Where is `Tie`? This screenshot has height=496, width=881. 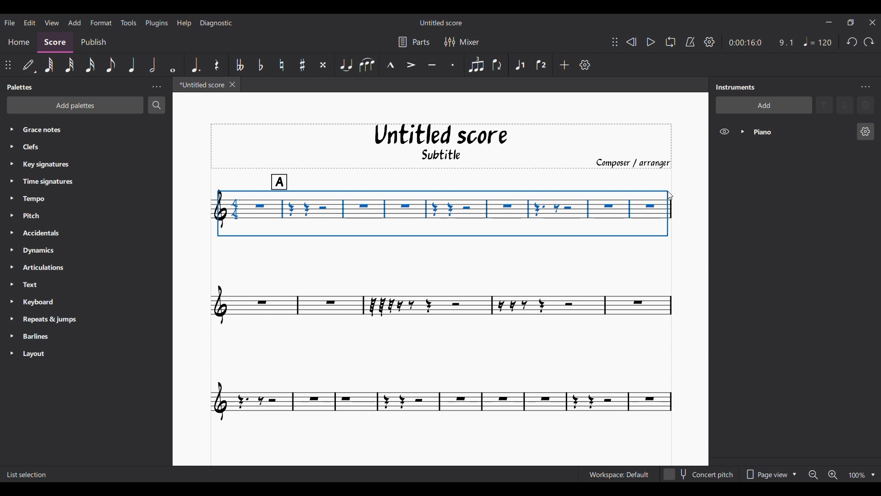
Tie is located at coordinates (346, 64).